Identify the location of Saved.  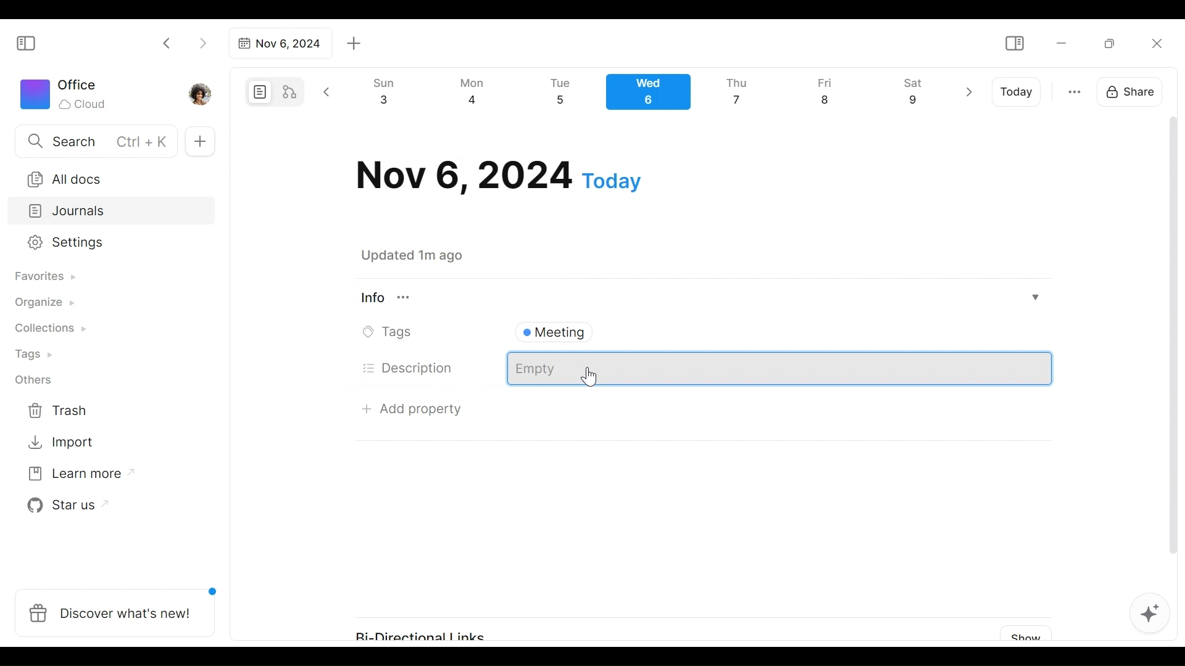
(427, 255).